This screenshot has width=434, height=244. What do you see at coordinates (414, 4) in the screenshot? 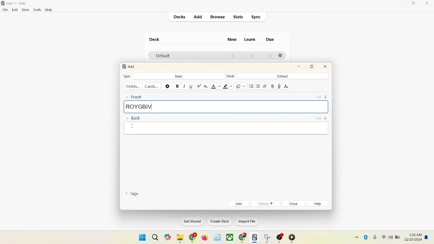
I see `maximize` at bounding box center [414, 4].